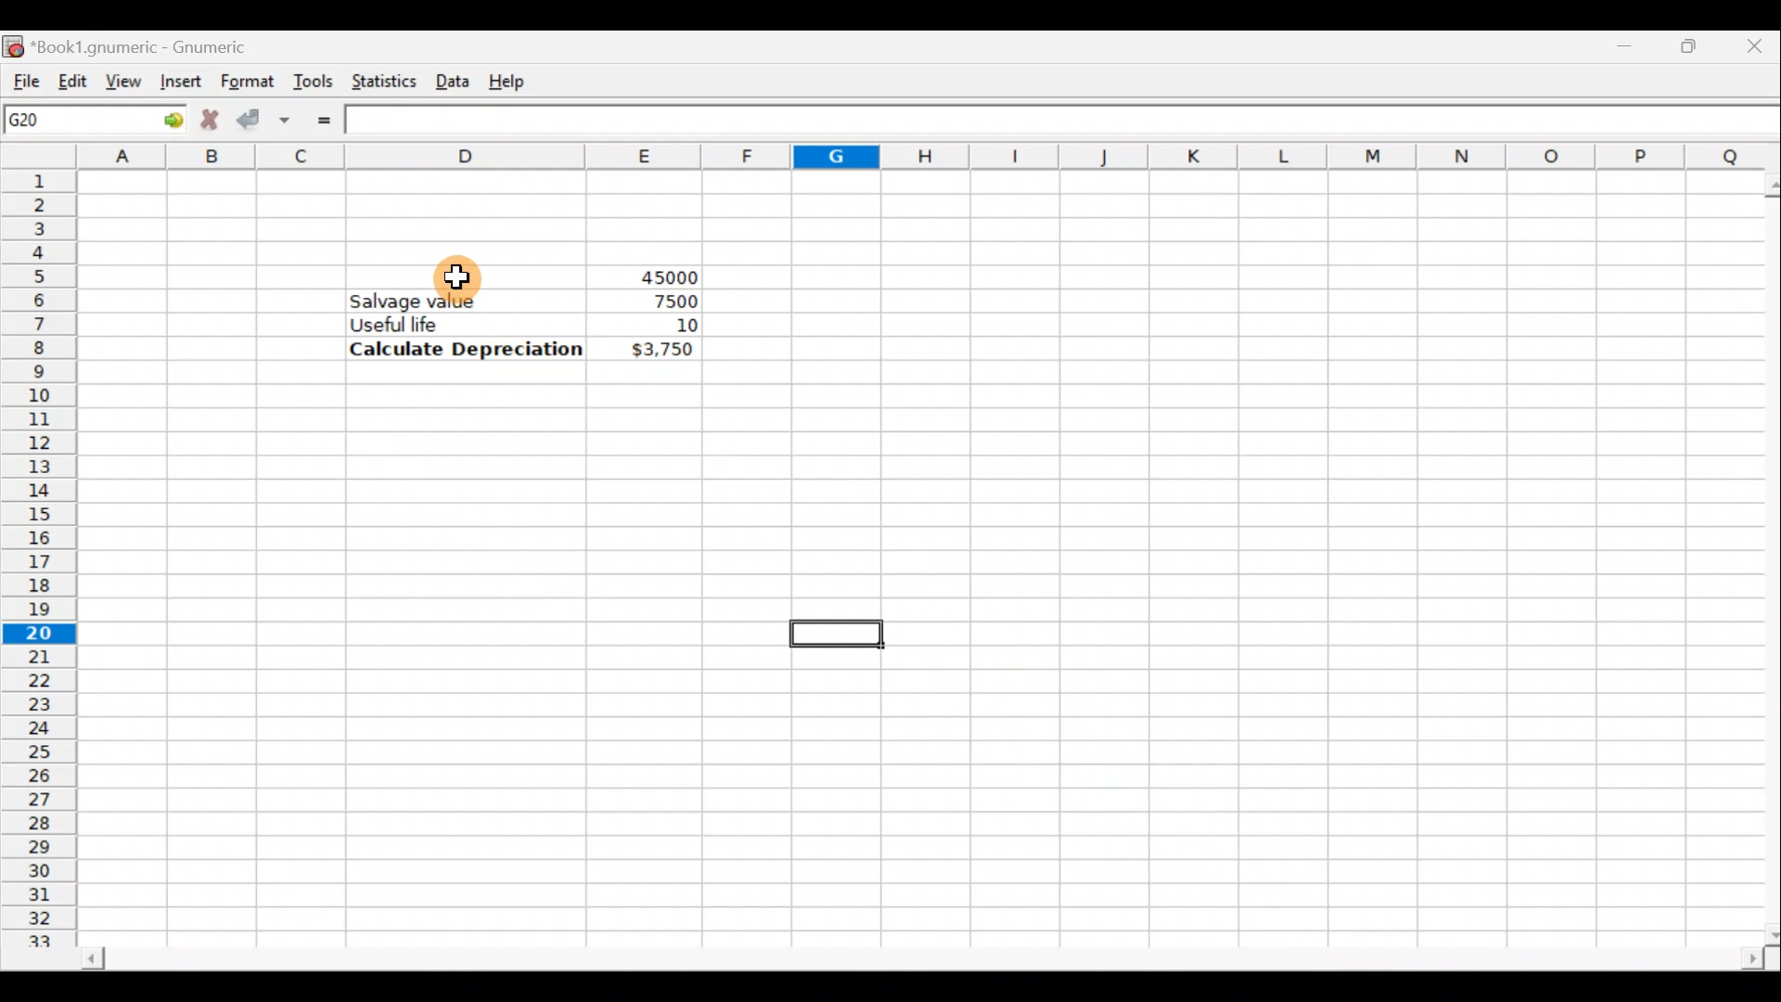 This screenshot has height=1002, width=1781. I want to click on Columns, so click(929, 155).